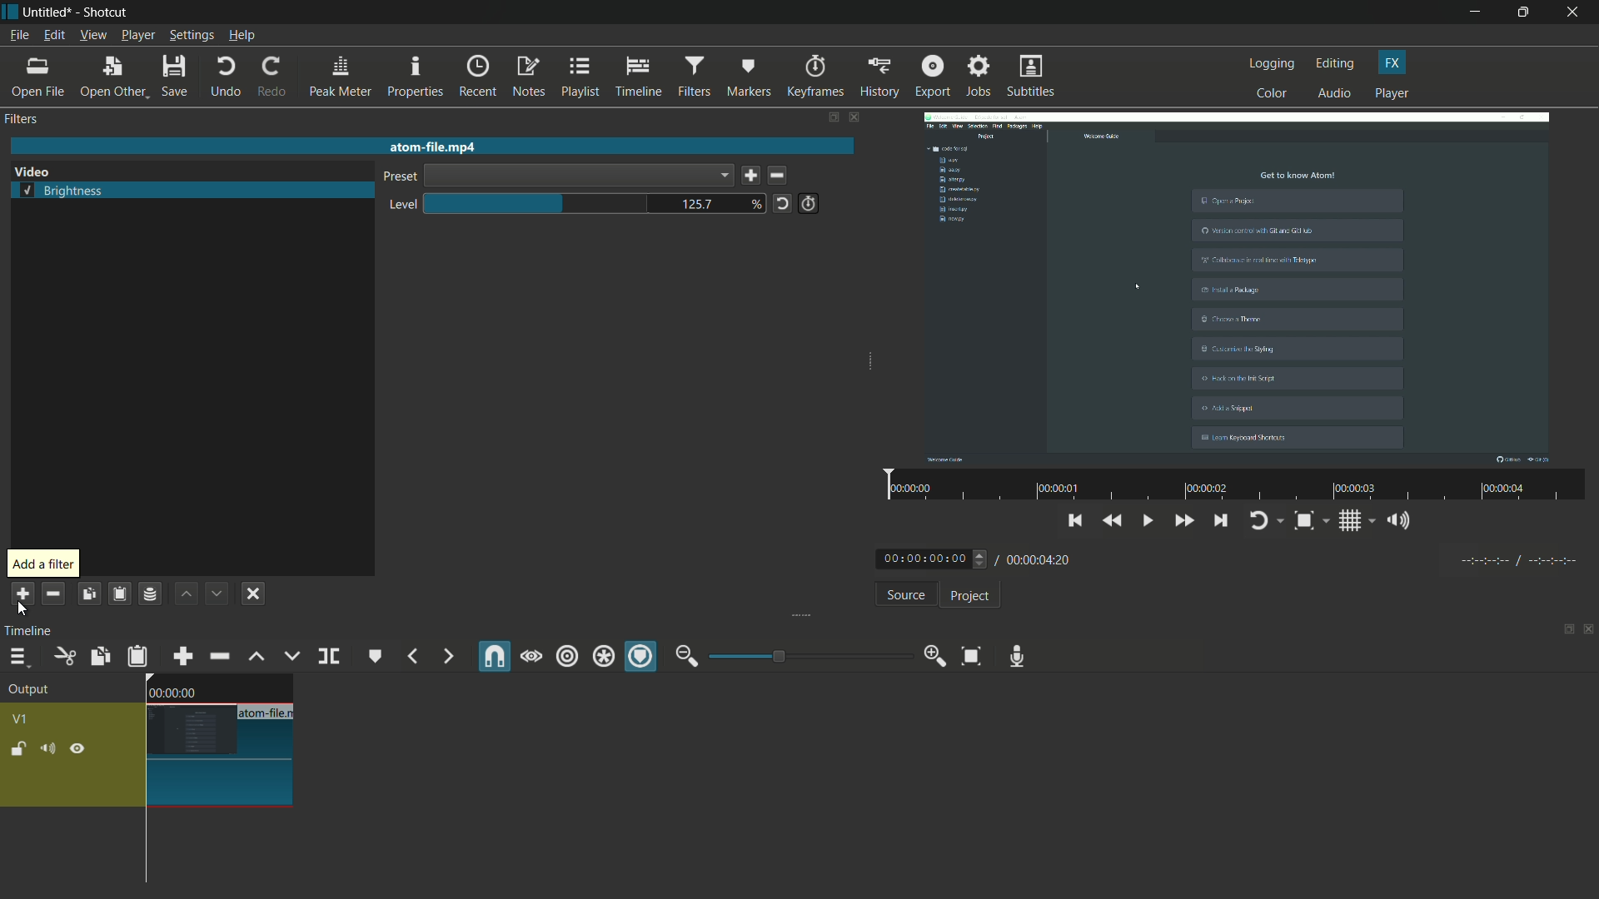 The width and height of the screenshot is (1599, 899). What do you see at coordinates (578, 176) in the screenshot?
I see `dropdown` at bounding box center [578, 176].